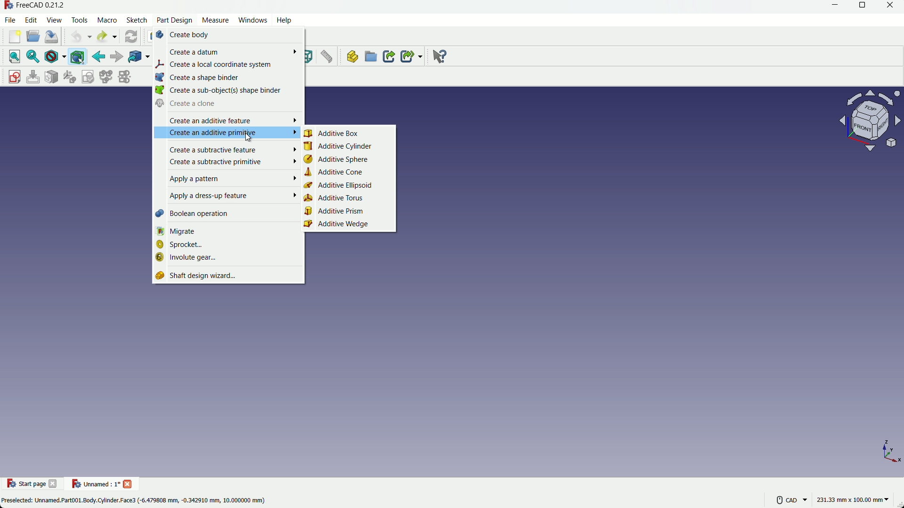 This screenshot has width=904, height=508. What do you see at coordinates (227, 52) in the screenshot?
I see `create datum` at bounding box center [227, 52].